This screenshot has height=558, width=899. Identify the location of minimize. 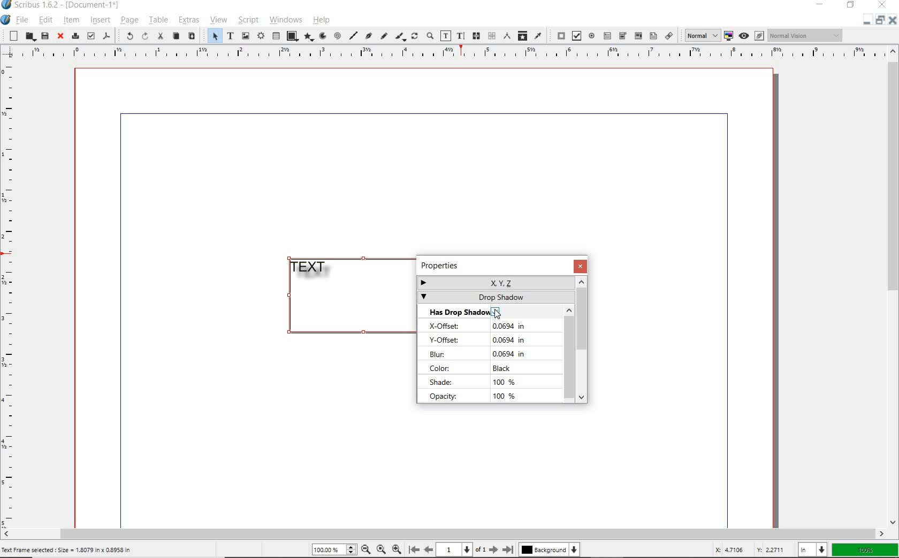
(879, 20).